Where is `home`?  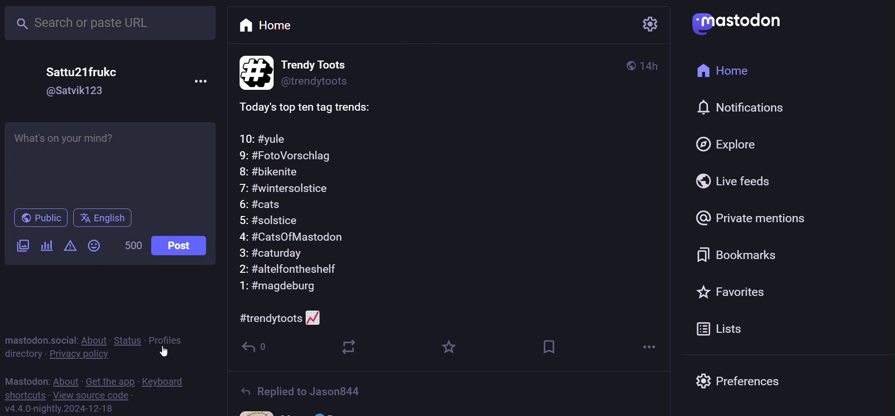
home is located at coordinates (728, 69).